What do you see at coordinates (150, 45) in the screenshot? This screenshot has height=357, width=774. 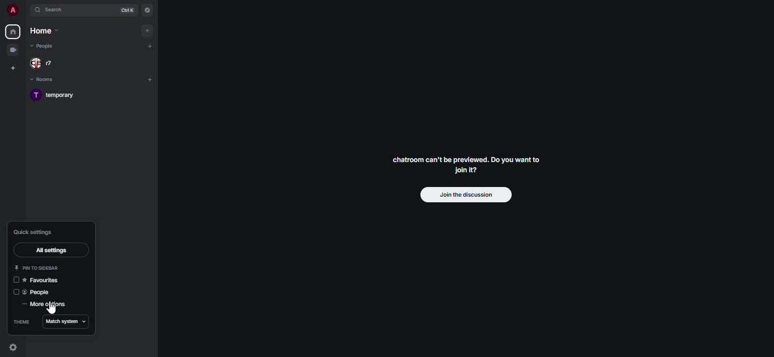 I see `add` at bounding box center [150, 45].